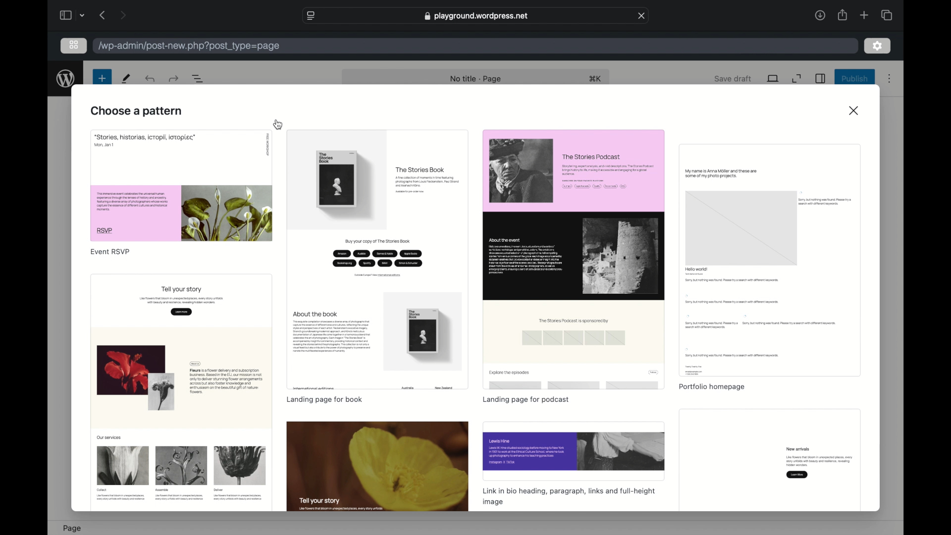 Image resolution: width=951 pixels, height=535 pixels. What do you see at coordinates (864, 15) in the screenshot?
I see `new tab` at bounding box center [864, 15].